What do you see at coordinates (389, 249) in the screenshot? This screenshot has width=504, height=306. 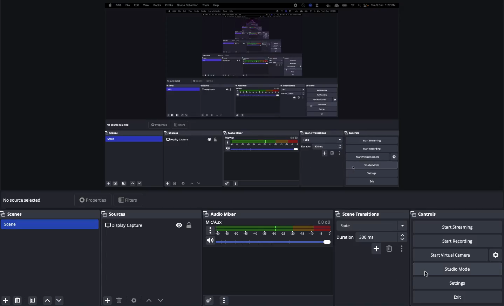 I see `Delete` at bounding box center [389, 249].